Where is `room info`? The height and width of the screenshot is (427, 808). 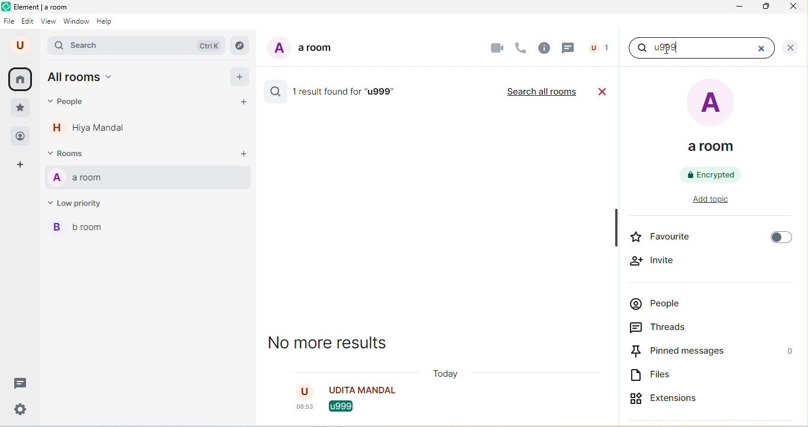
room info is located at coordinates (544, 48).